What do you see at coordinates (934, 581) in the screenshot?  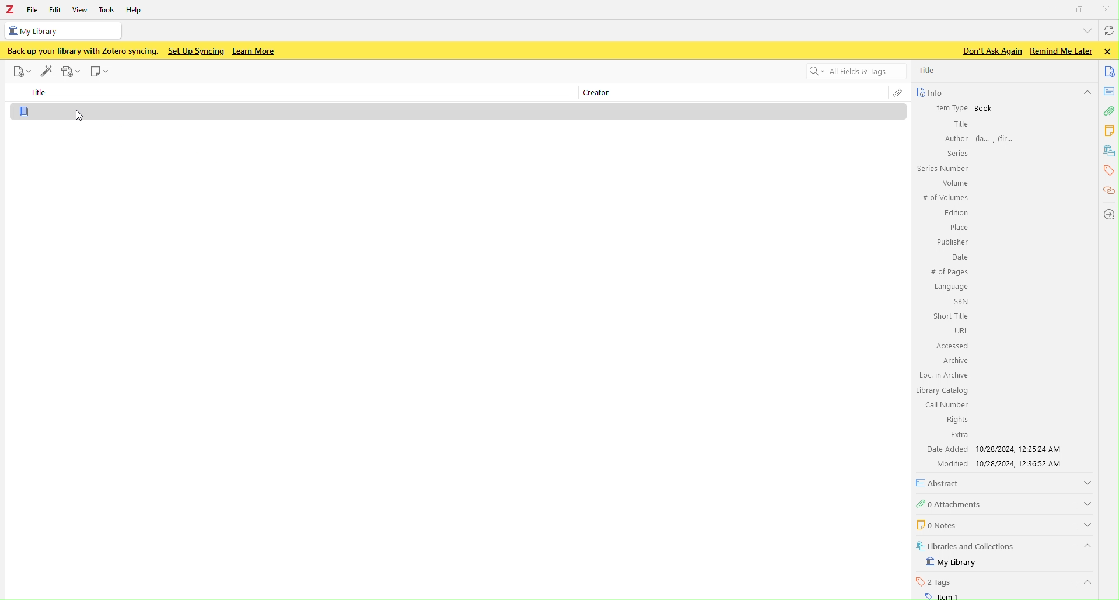 I see `2 Tags` at bounding box center [934, 581].